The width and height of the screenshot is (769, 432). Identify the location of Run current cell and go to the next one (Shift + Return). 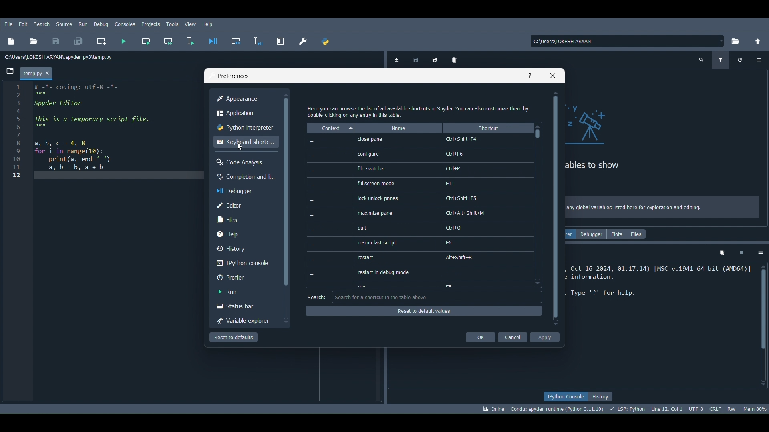
(168, 41).